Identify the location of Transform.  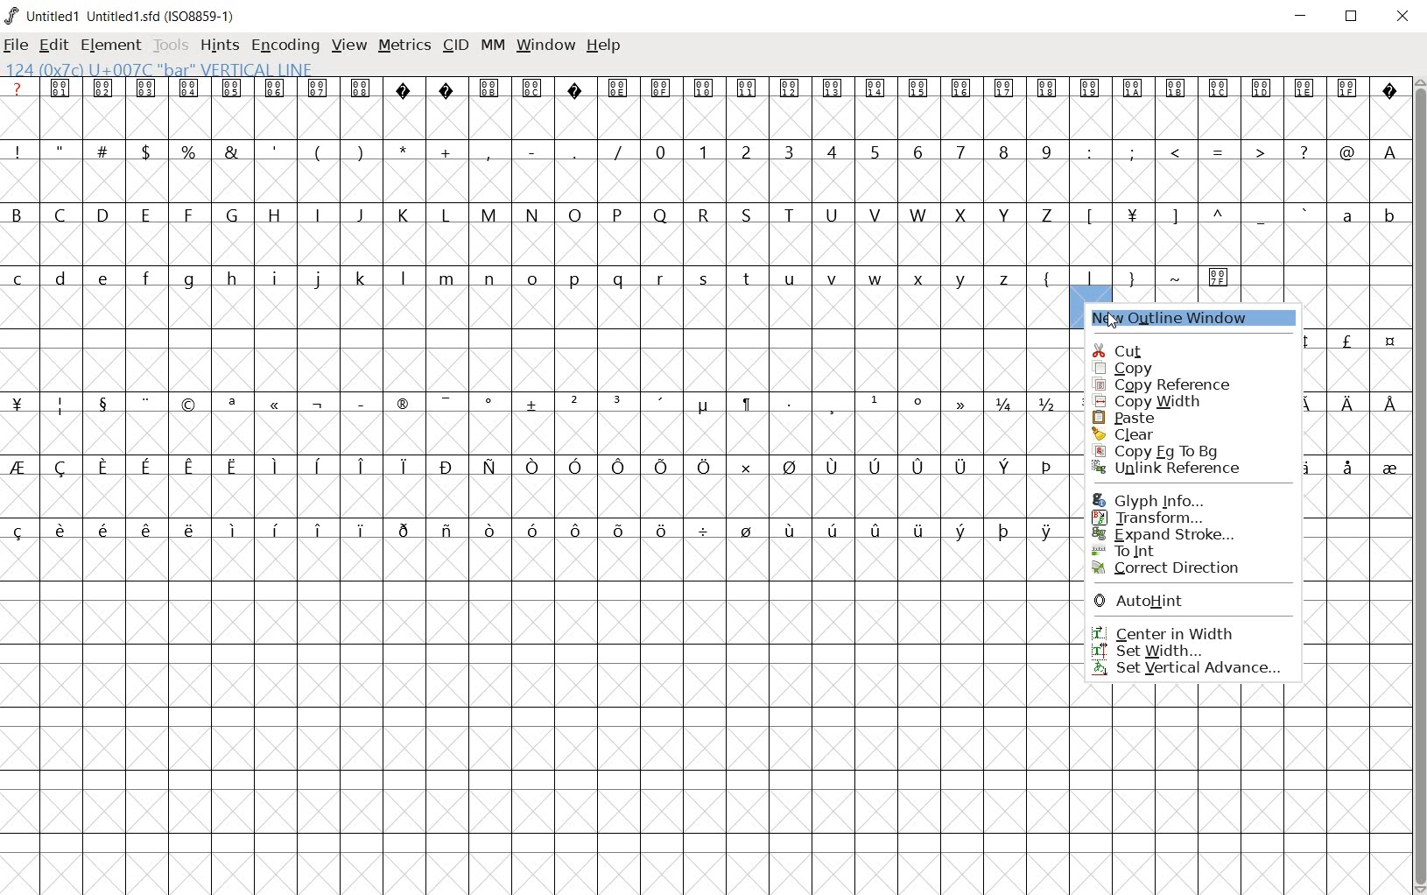
(1186, 517).